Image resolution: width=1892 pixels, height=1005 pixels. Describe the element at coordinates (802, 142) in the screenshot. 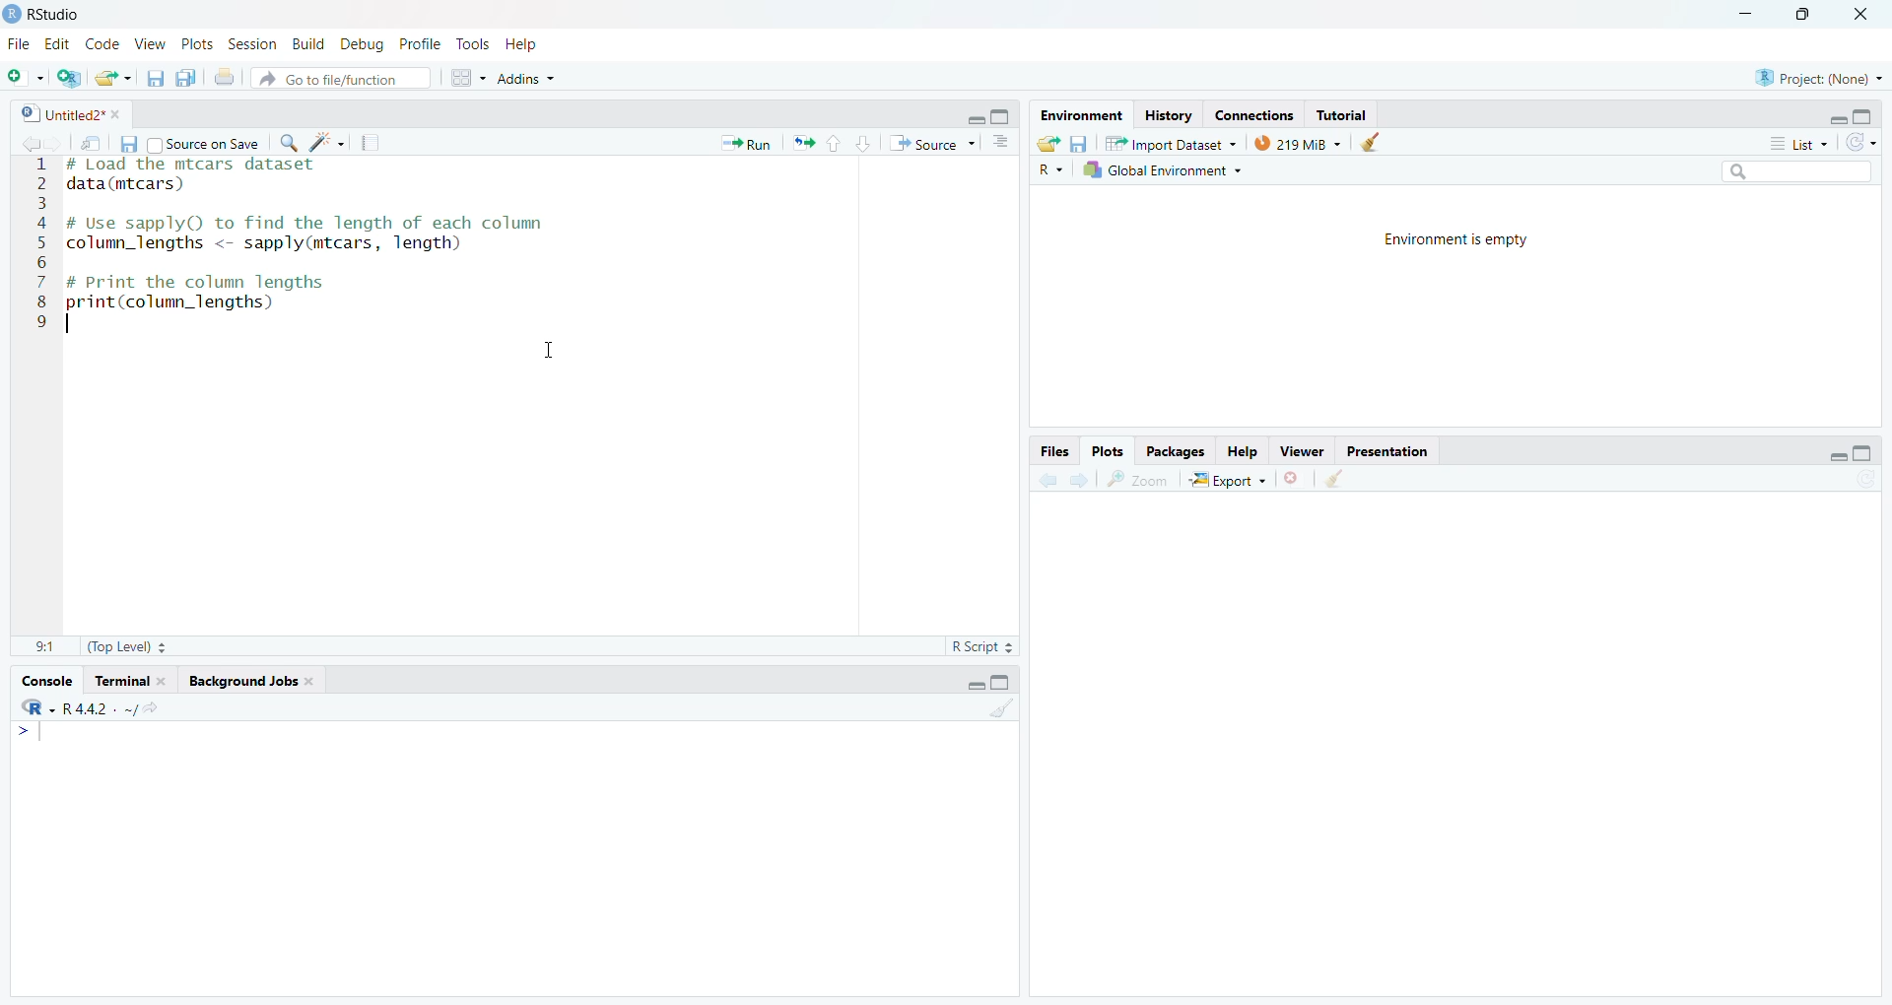

I see `Re run the previous code` at that location.